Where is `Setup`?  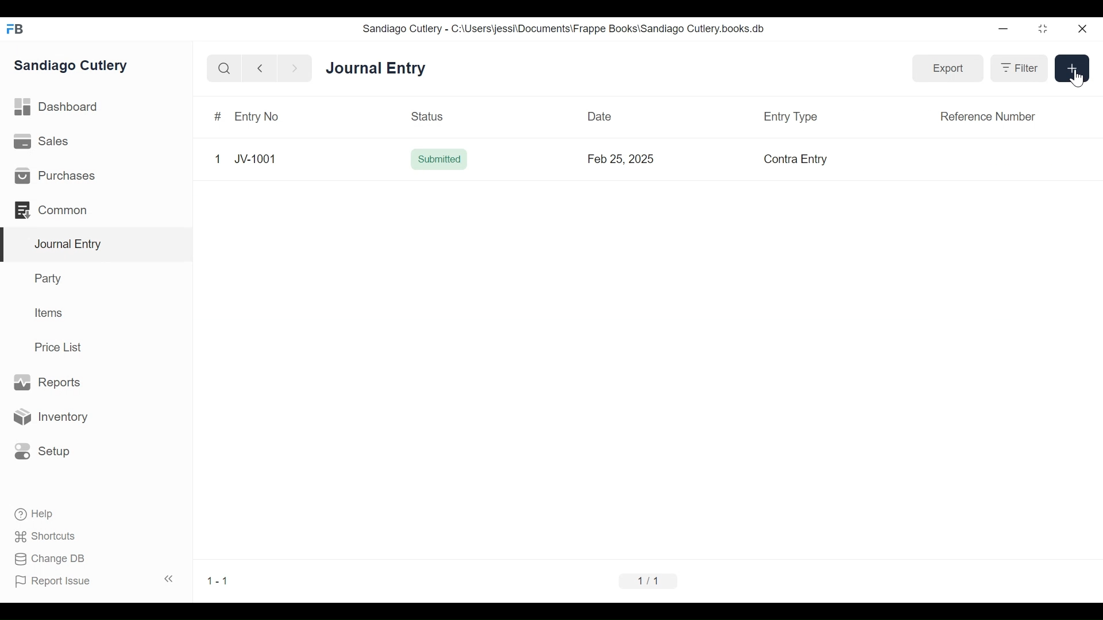 Setup is located at coordinates (43, 450).